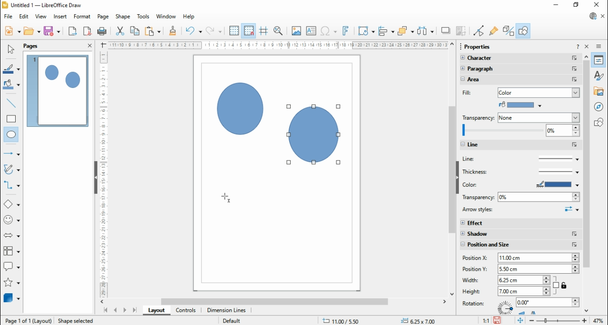  I want to click on line, so click(519, 159).